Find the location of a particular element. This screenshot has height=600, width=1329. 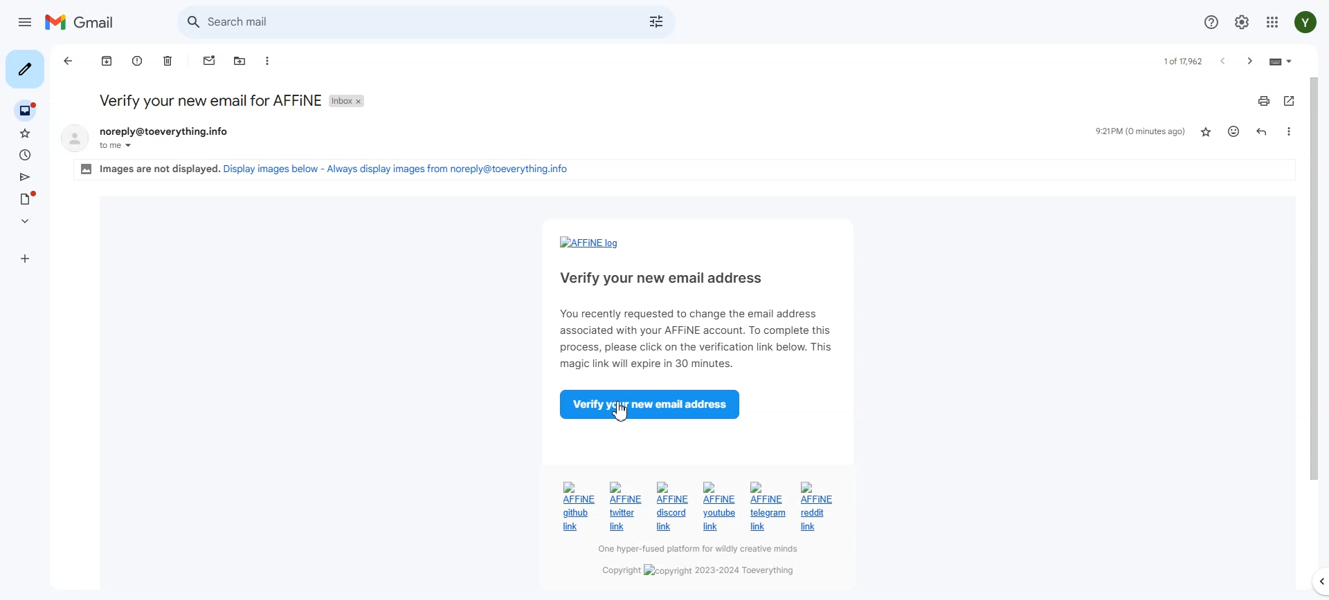

hyper-based solution is located at coordinates (696, 550).